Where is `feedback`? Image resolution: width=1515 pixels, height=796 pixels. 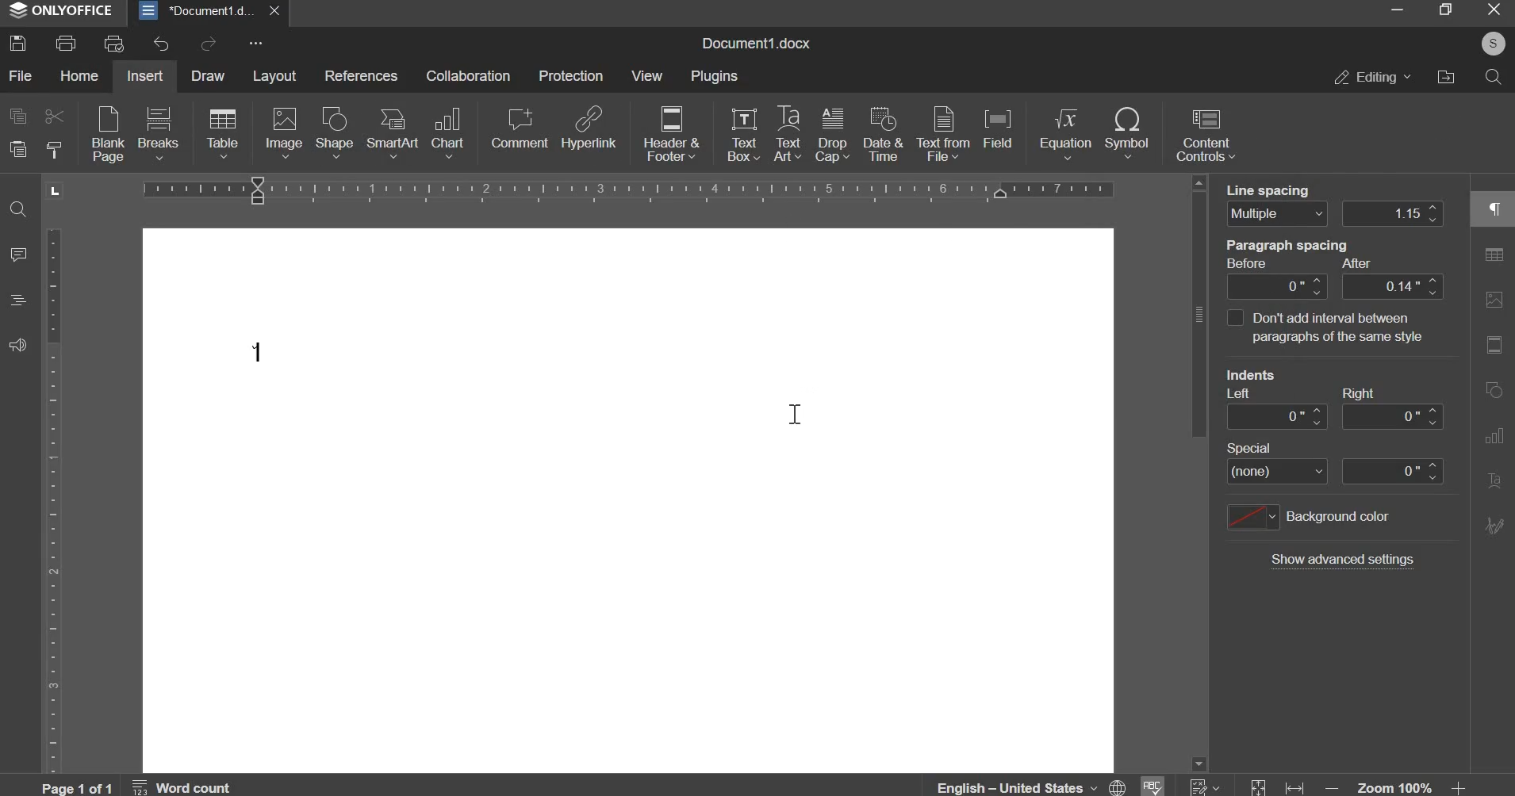
feedback is located at coordinates (17, 344).